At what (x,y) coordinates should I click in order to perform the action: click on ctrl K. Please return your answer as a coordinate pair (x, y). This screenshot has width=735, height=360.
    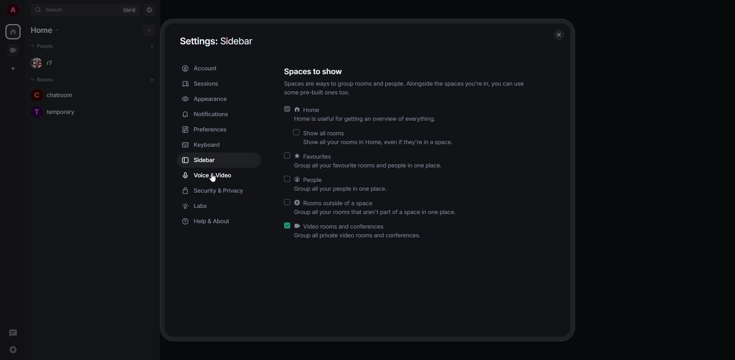
    Looking at the image, I should click on (129, 10).